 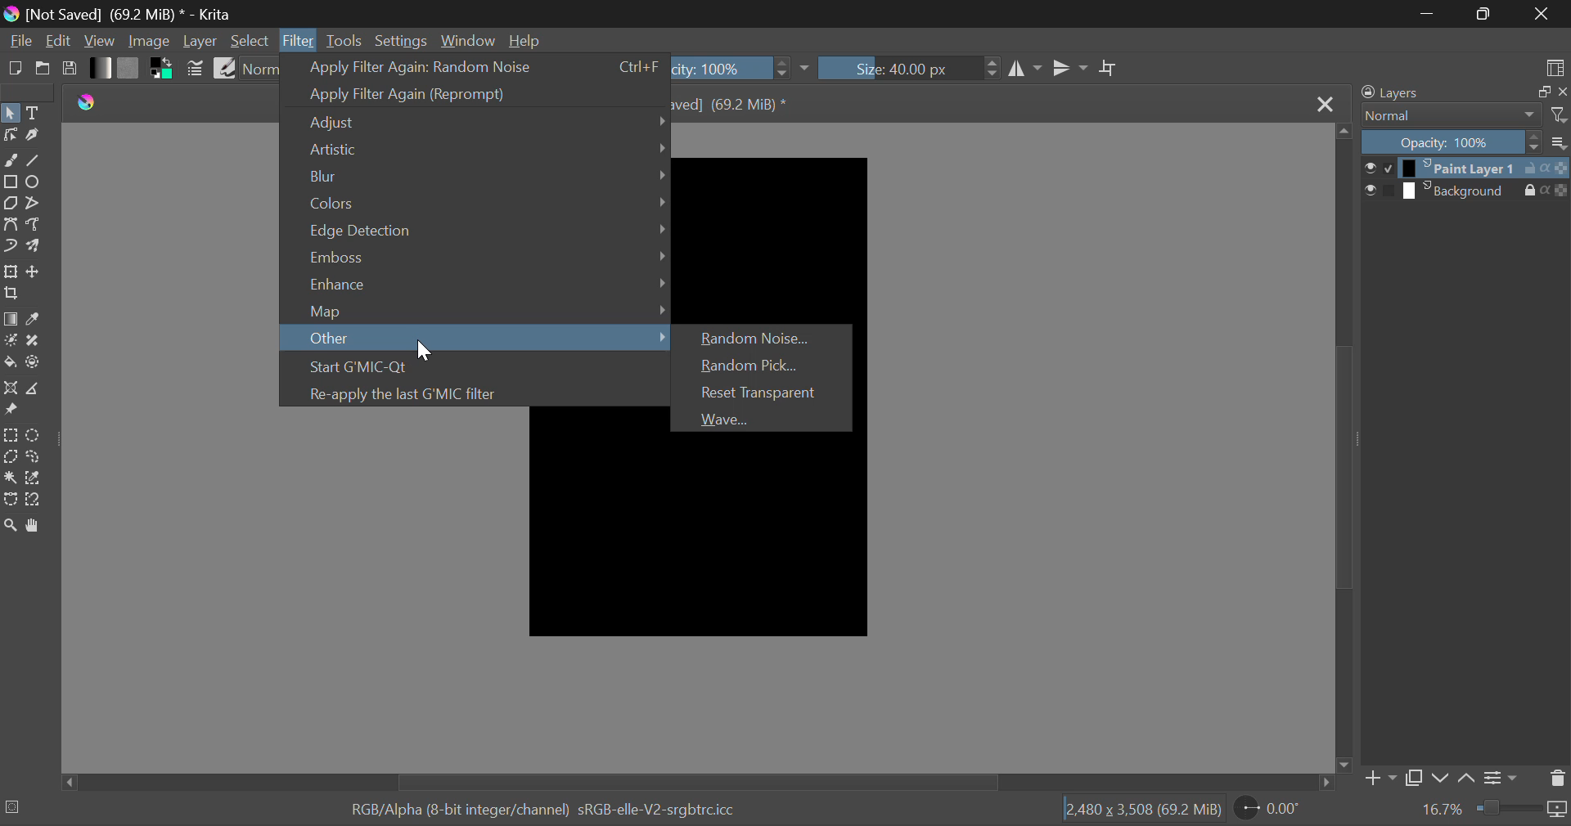 I want to click on select, so click(x=1367, y=166).